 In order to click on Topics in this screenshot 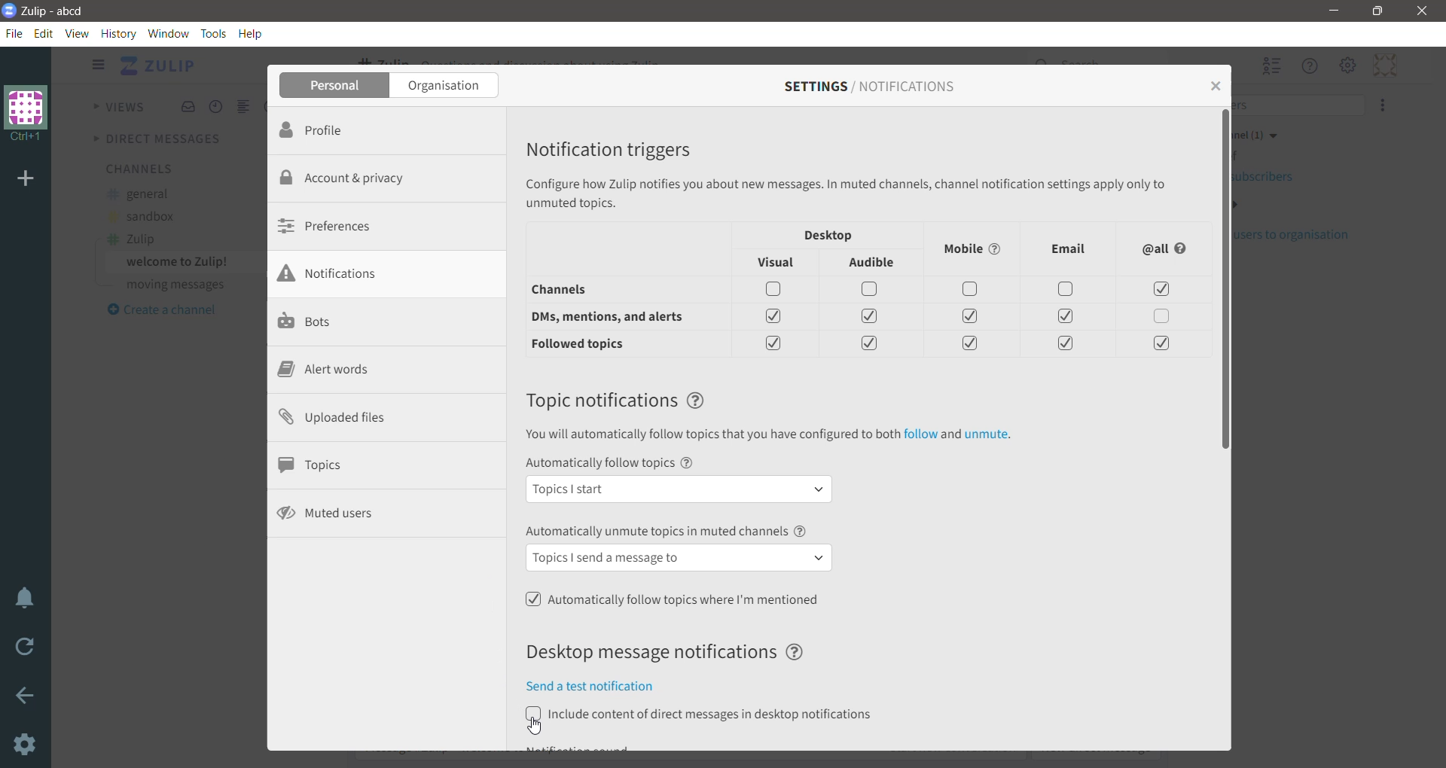, I will do `click(317, 465)`.